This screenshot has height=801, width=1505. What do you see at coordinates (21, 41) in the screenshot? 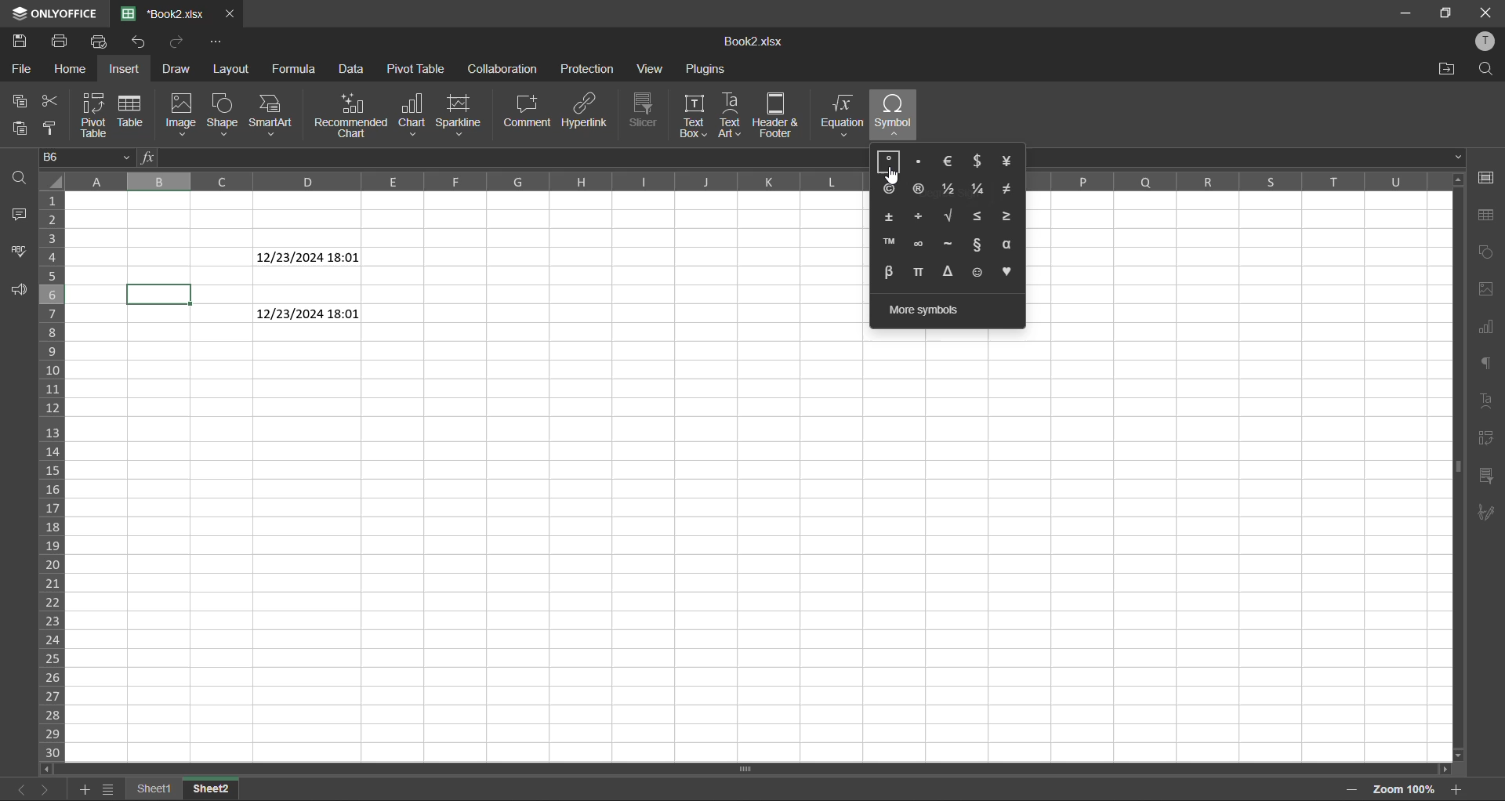
I see `save` at bounding box center [21, 41].